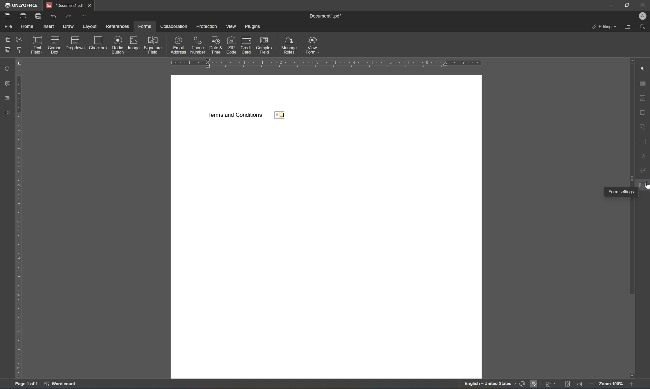 The width and height of the screenshot is (650, 389). I want to click on copy style, so click(20, 51).